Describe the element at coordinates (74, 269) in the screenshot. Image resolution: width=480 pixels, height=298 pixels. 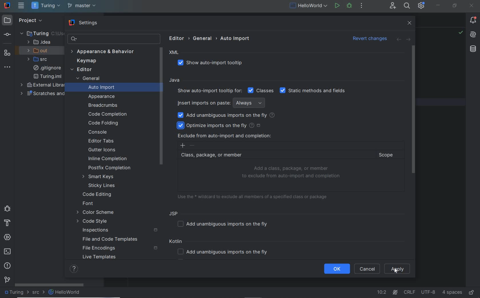
I see `SHOW HELP CONTENTS` at that location.